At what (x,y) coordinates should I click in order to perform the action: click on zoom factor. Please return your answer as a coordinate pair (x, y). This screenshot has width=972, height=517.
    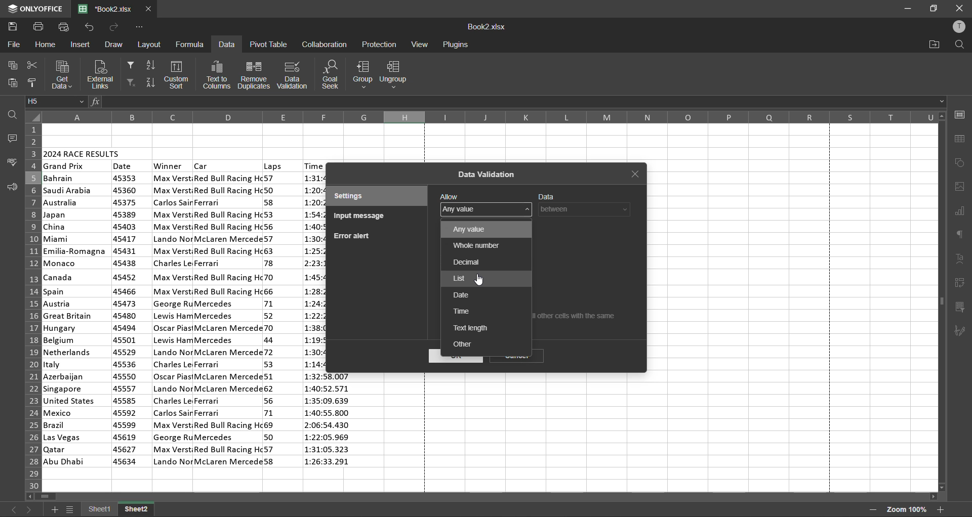
    Looking at the image, I should click on (906, 509).